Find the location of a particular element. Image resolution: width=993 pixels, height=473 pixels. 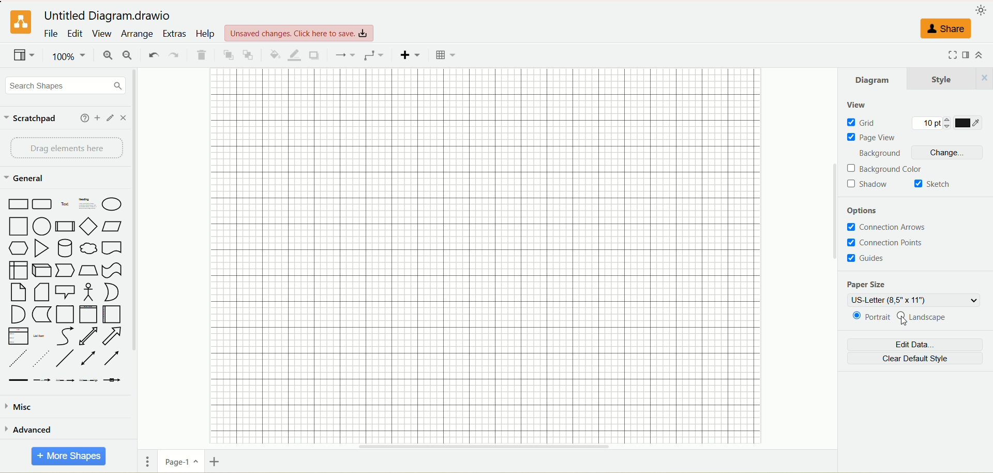

connection points is located at coordinates (905, 243).